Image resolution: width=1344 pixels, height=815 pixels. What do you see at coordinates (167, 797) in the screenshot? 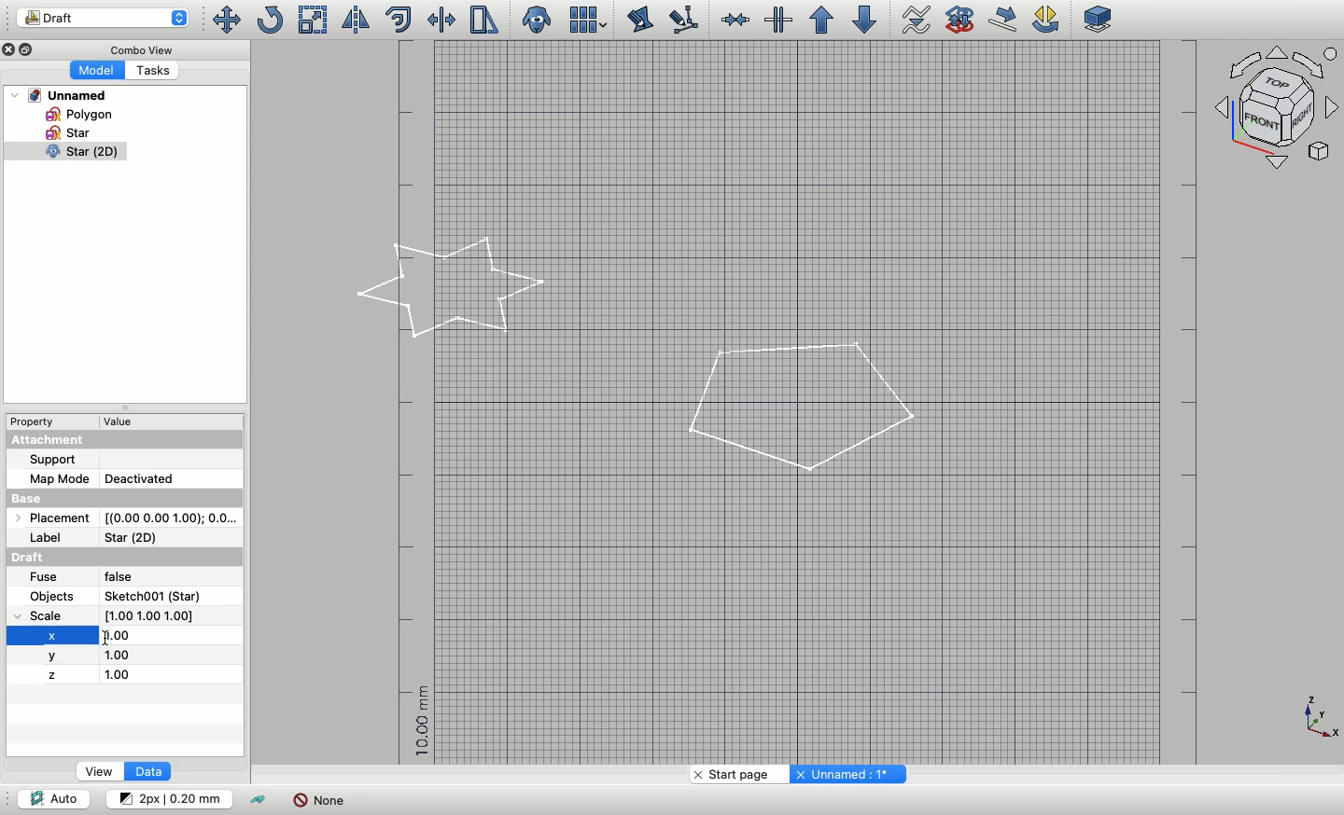
I see `Change default style for new objects` at bounding box center [167, 797].